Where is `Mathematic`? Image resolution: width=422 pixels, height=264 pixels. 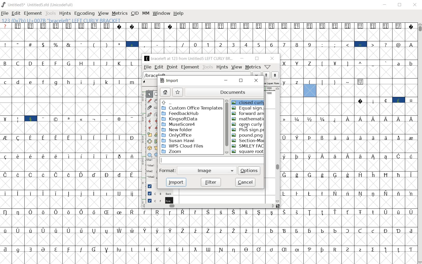 Mathematic is located at coordinates (248, 118).